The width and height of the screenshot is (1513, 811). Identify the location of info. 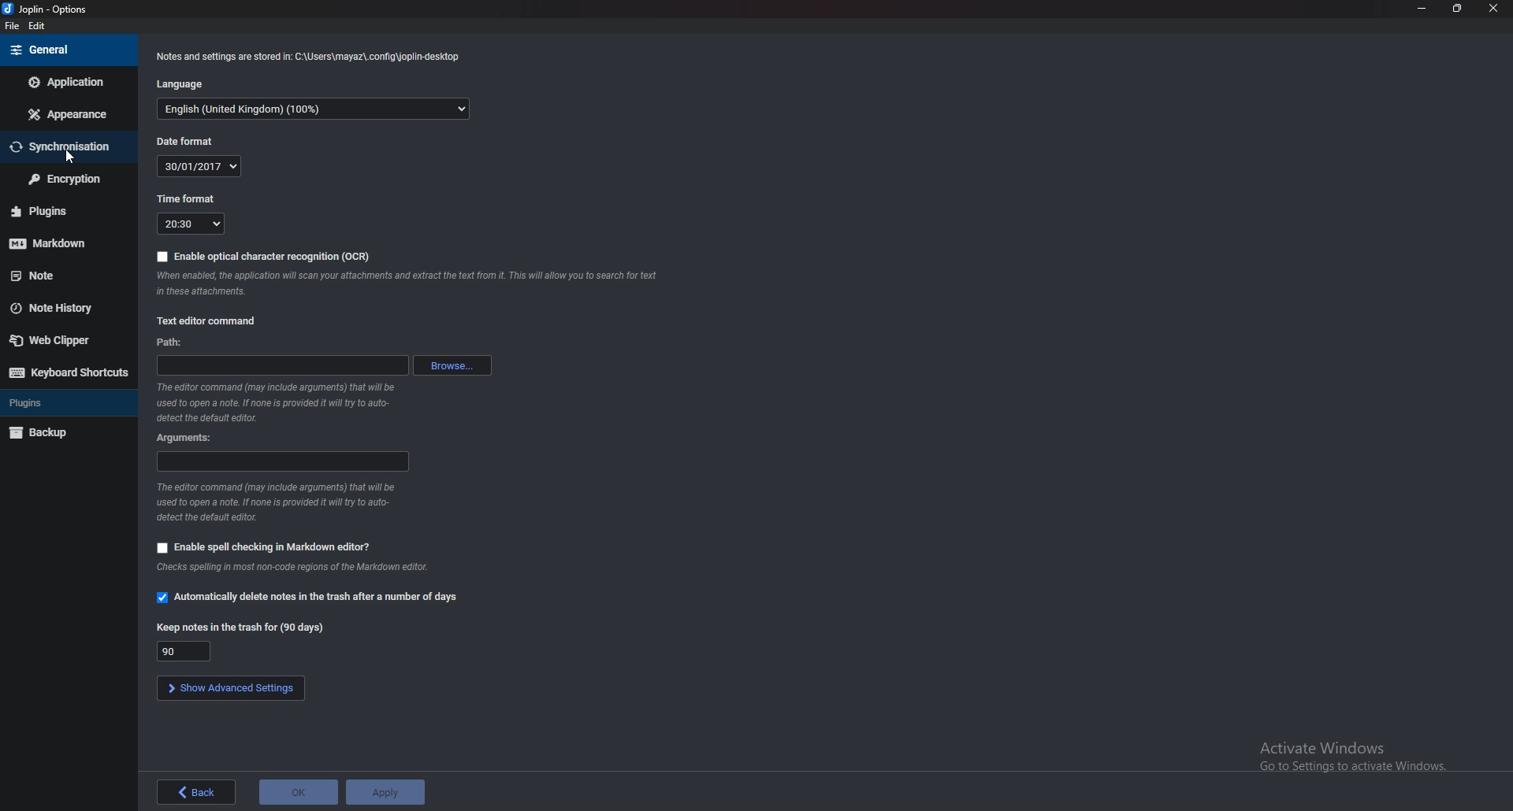
(288, 565).